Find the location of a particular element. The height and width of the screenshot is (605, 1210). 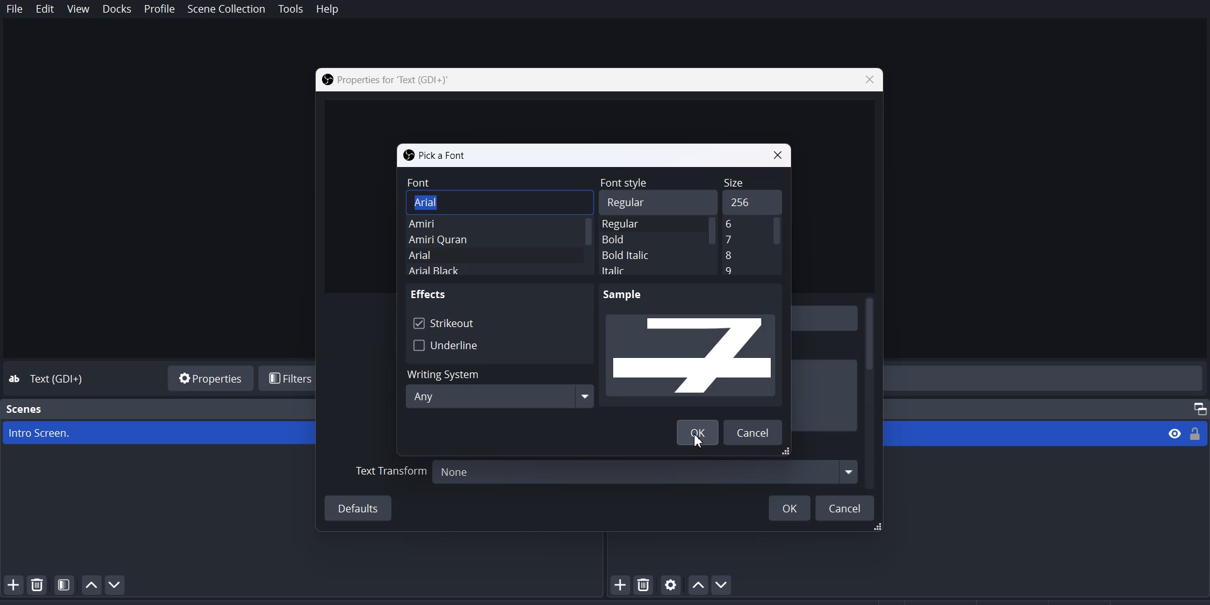

Arial is located at coordinates (459, 255).